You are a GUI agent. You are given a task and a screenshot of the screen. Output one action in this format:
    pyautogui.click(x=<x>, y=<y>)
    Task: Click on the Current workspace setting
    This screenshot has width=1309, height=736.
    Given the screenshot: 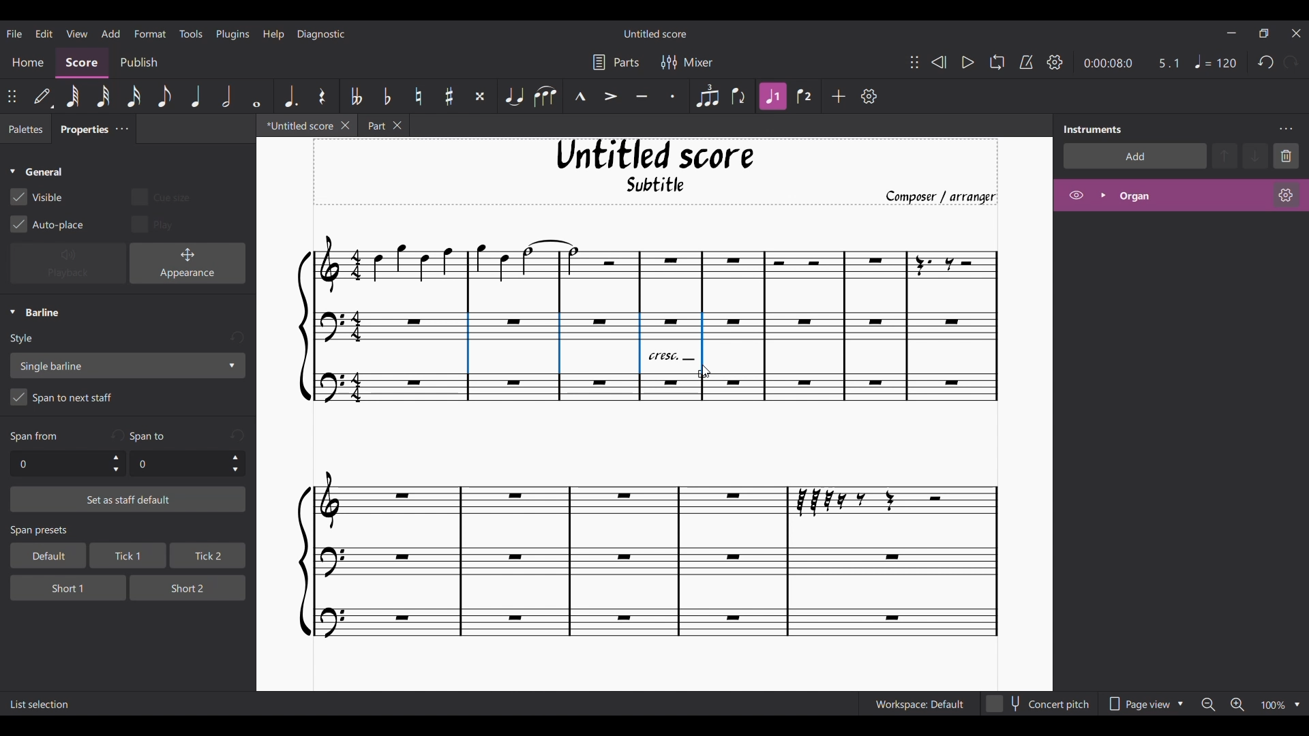 What is the action you would take?
    pyautogui.click(x=919, y=704)
    